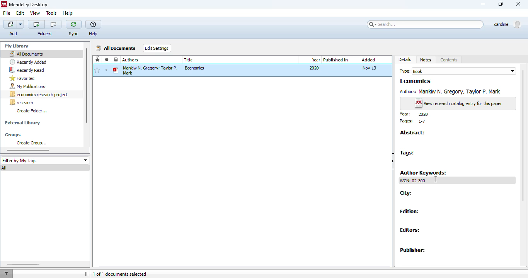 The height and width of the screenshot is (278, 528). What do you see at coordinates (370, 67) in the screenshot?
I see `Nov 13` at bounding box center [370, 67].